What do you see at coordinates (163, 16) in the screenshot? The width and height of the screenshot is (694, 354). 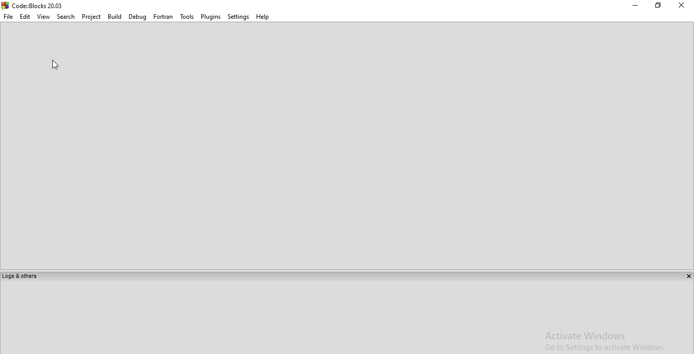 I see `Fortran` at bounding box center [163, 16].